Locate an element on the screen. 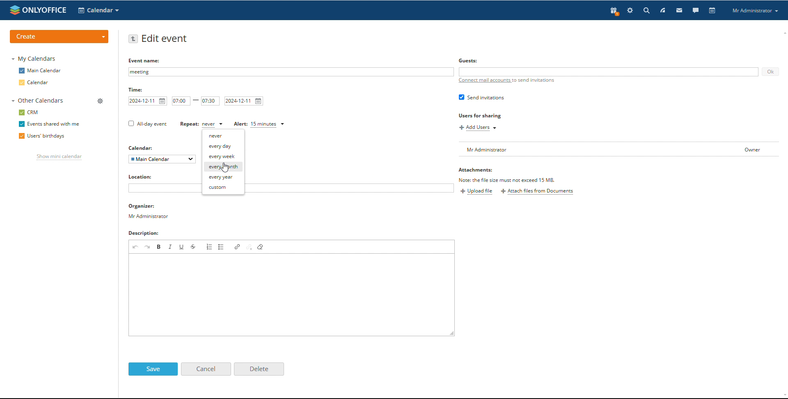 This screenshot has width=788, height=399. bold is located at coordinates (159, 246).